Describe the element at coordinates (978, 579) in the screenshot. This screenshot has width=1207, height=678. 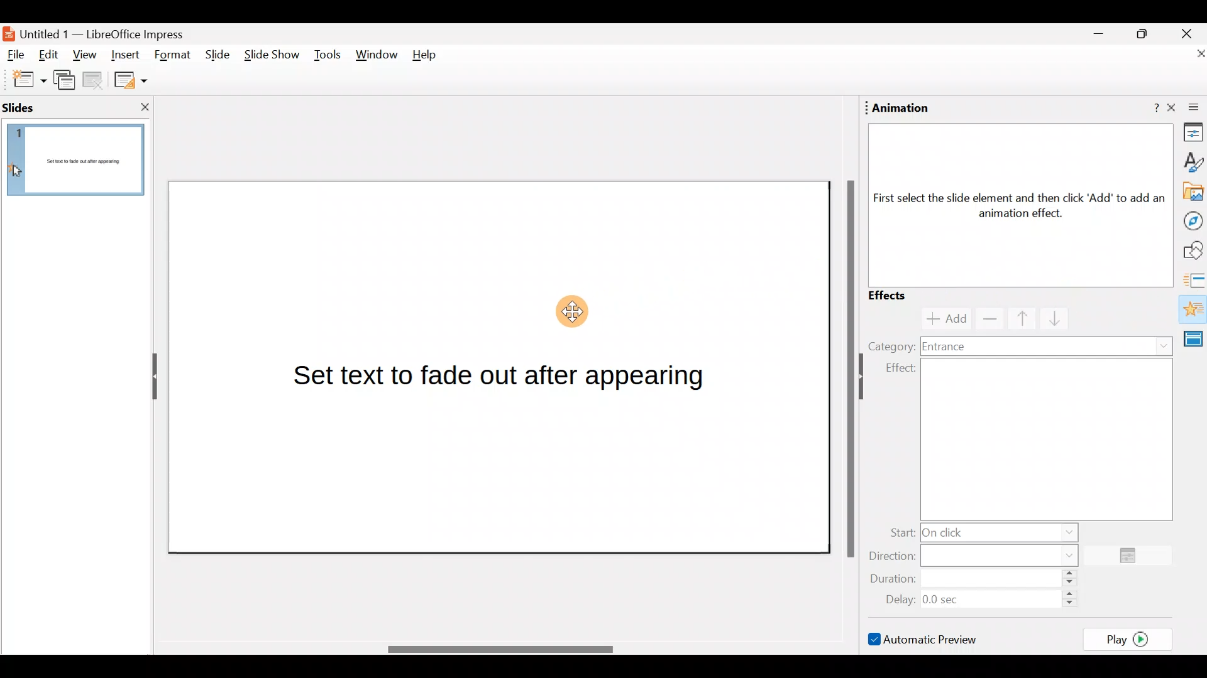
I see `Duration` at that location.